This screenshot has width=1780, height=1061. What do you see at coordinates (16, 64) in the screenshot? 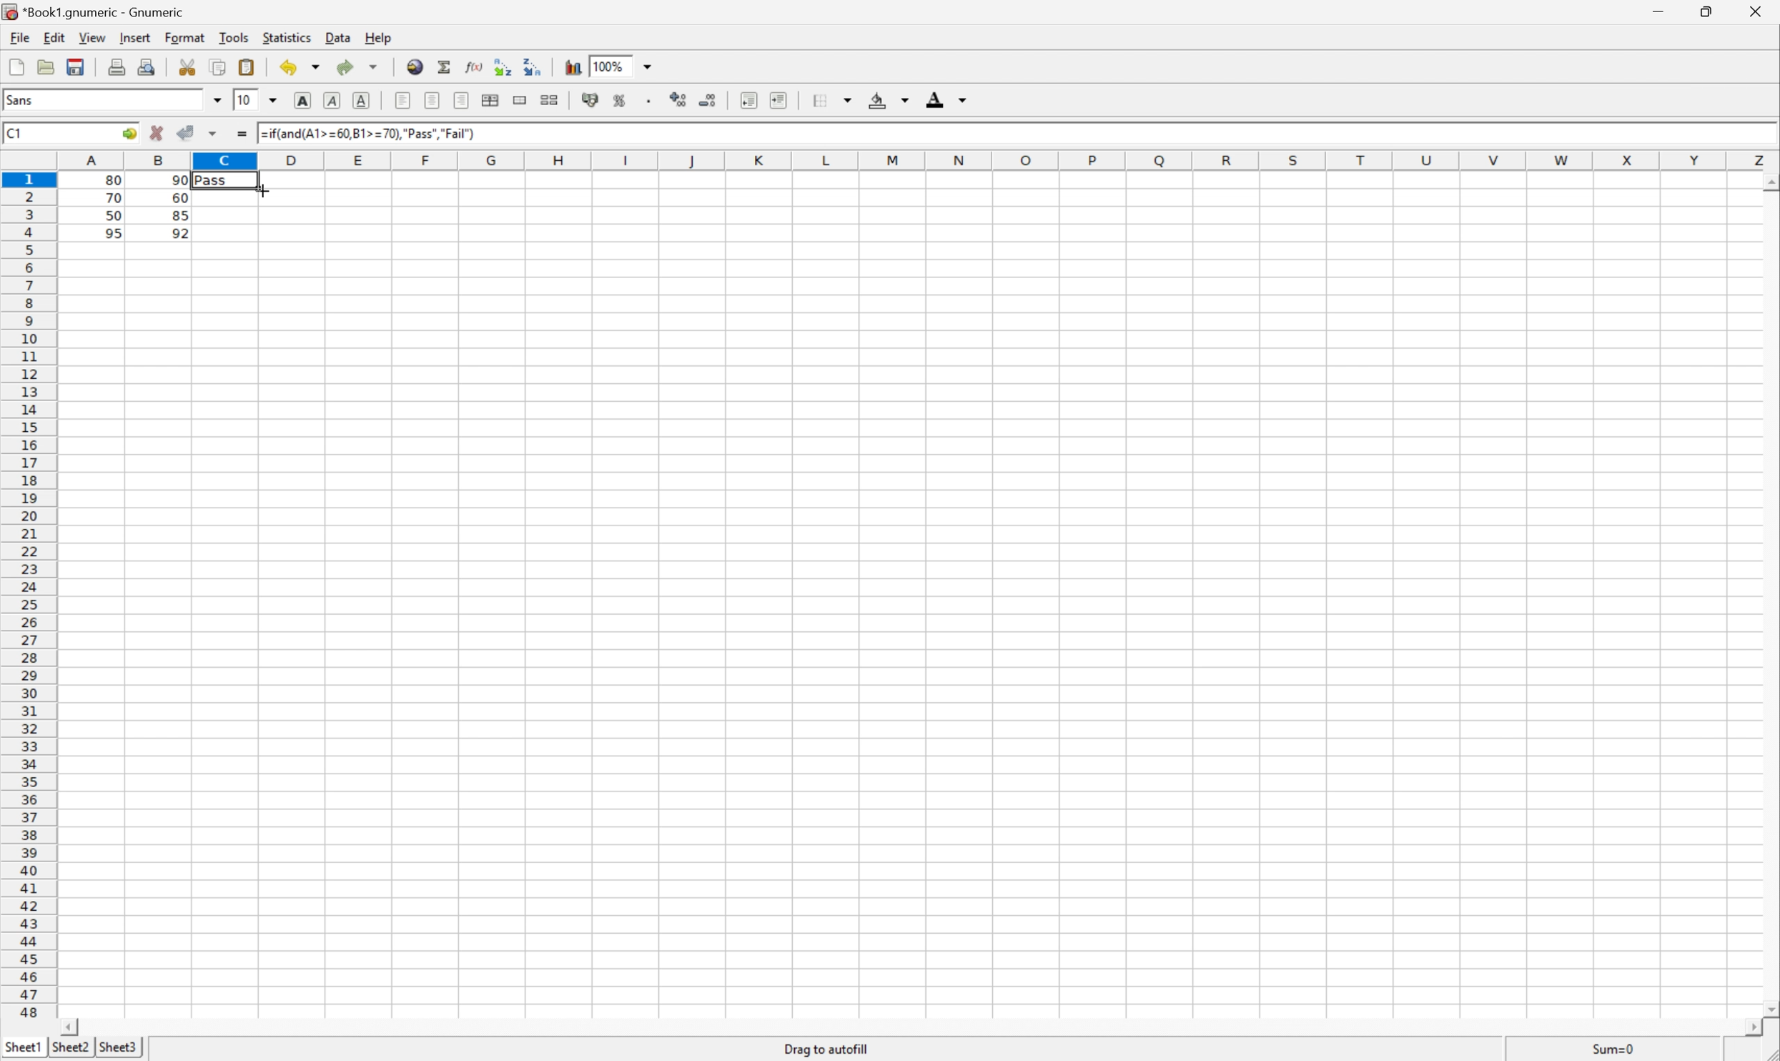
I see `Create a new workbook` at bounding box center [16, 64].